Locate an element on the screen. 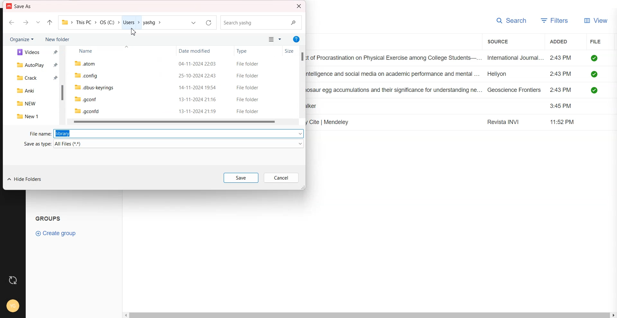  .gconf is located at coordinates (86, 99).